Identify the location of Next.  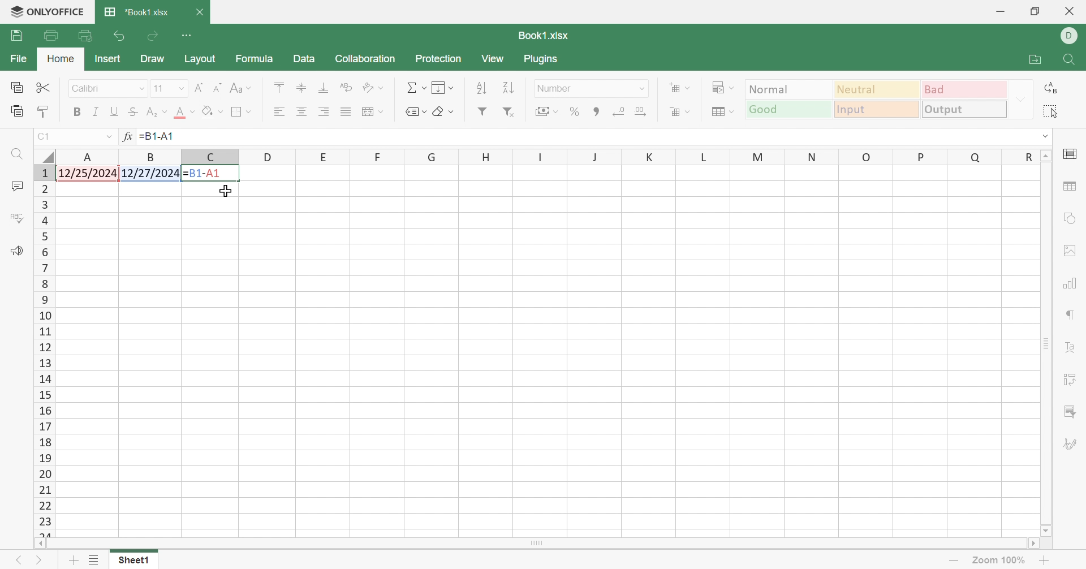
(40, 558).